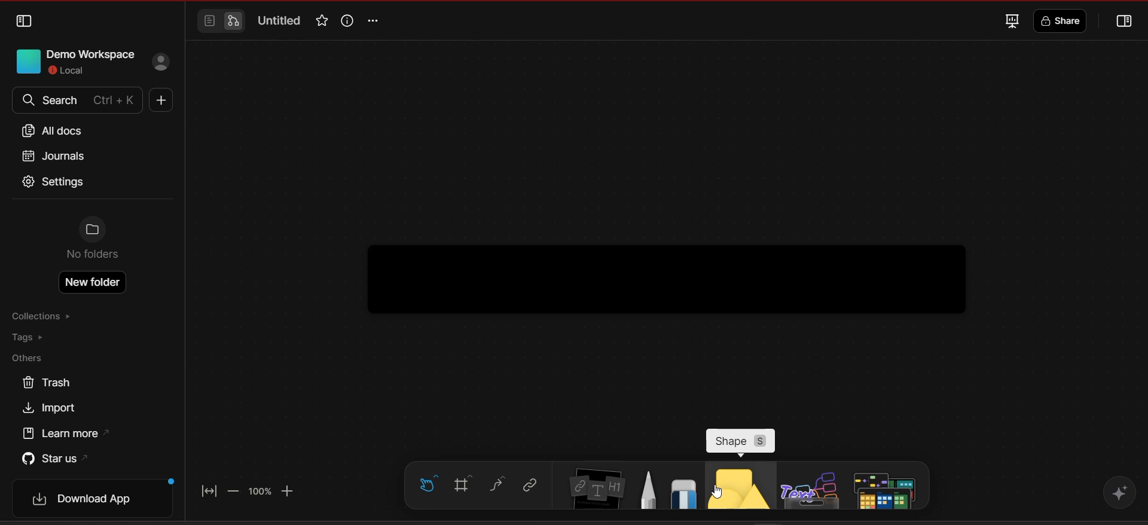 The image size is (1148, 525). What do you see at coordinates (234, 490) in the screenshot?
I see `zoom out` at bounding box center [234, 490].